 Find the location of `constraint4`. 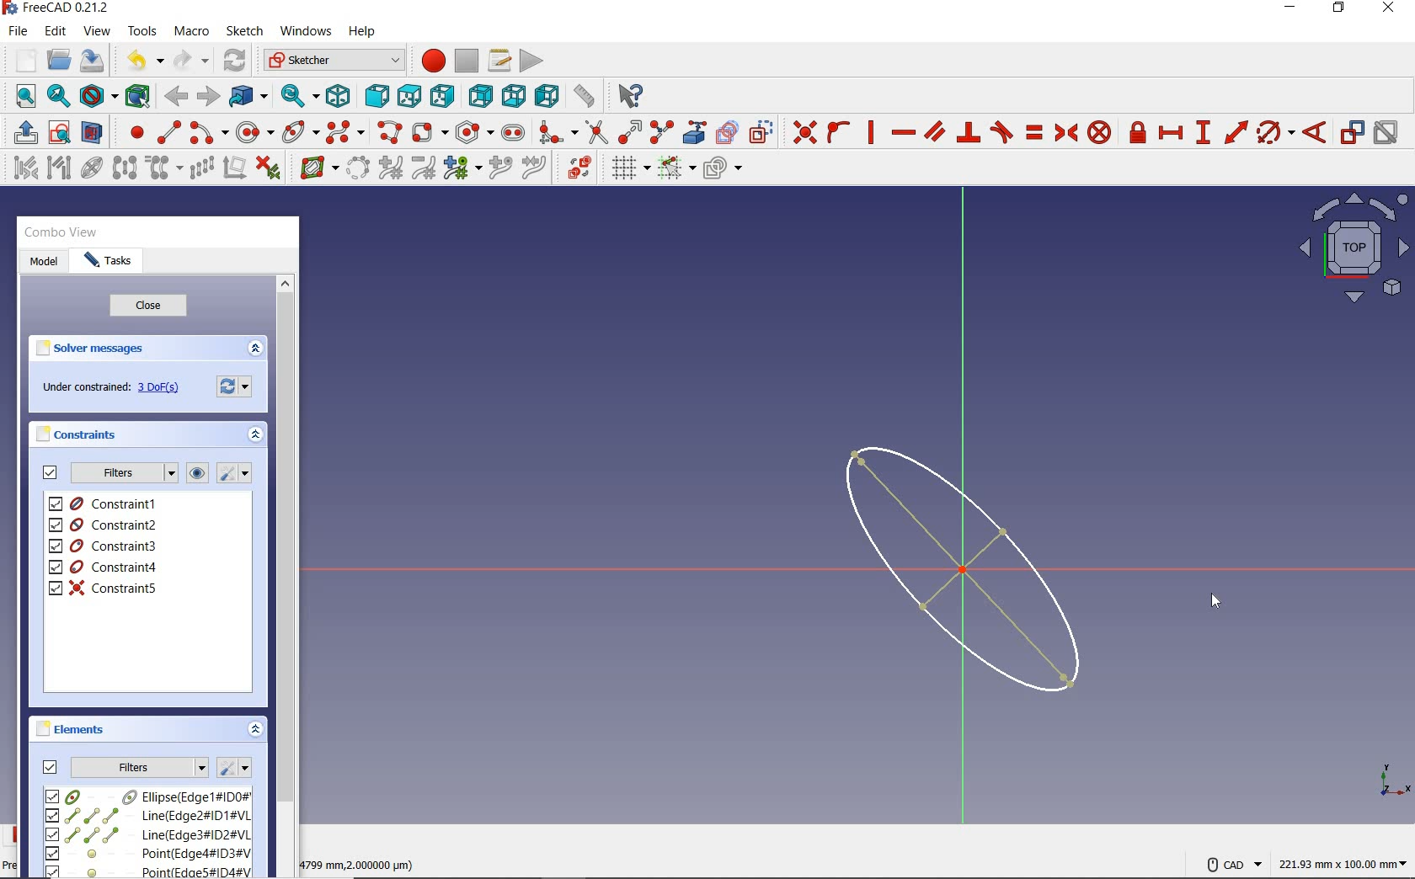

constraint4 is located at coordinates (104, 567).